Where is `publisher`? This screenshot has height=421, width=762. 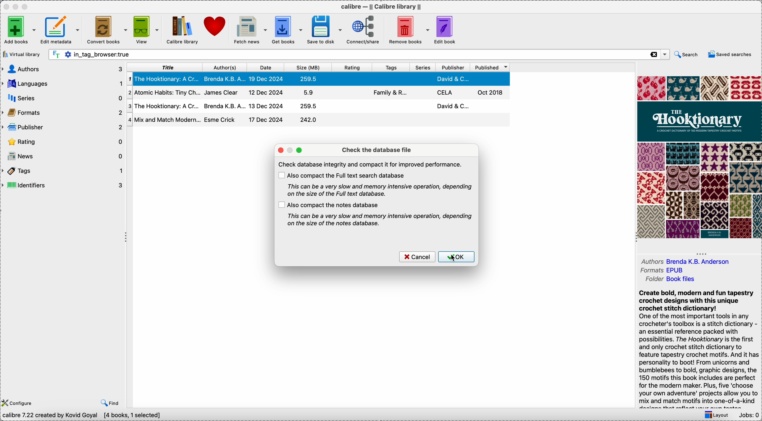 publisher is located at coordinates (453, 67).